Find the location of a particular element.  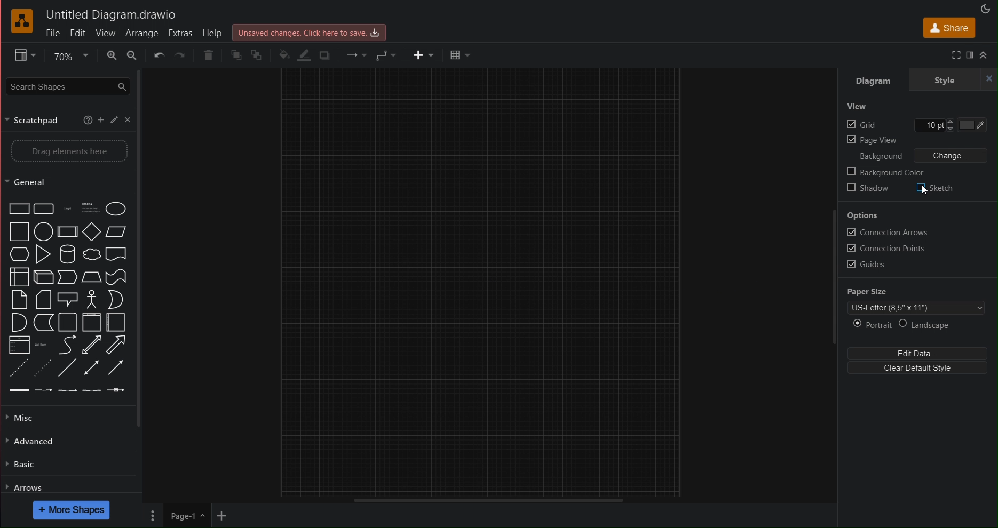

cursor is located at coordinates (924, 190).